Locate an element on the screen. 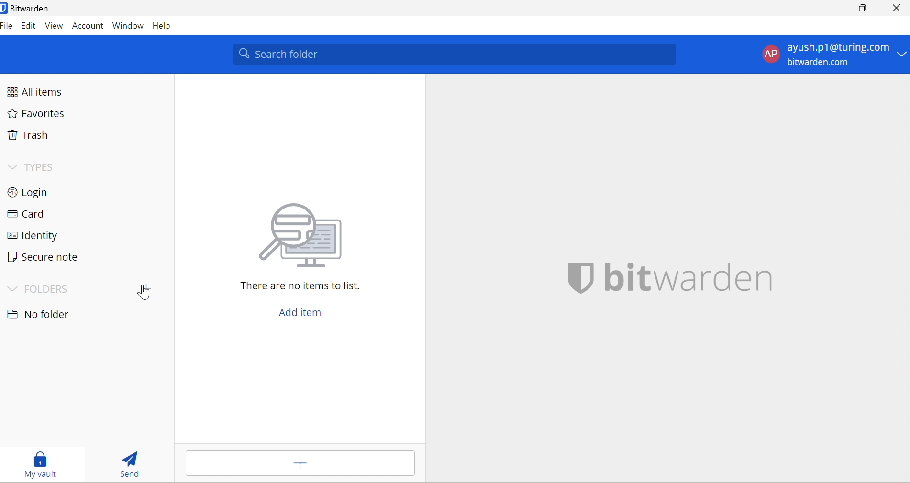 The image size is (910, 483). bitwarden.com is located at coordinates (818, 62).